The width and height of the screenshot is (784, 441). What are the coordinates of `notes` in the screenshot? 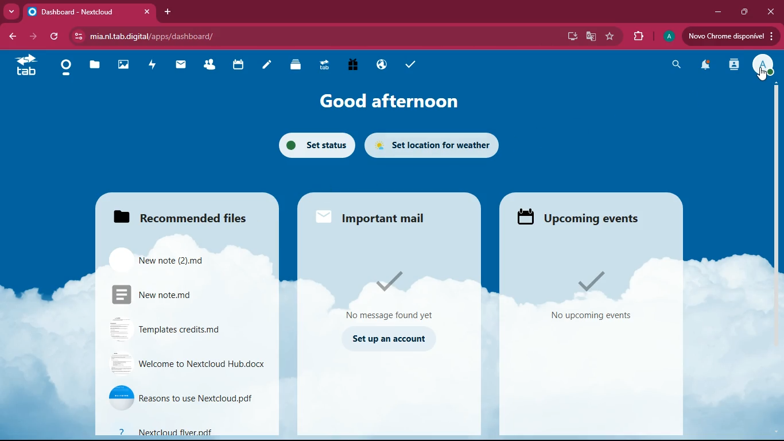 It's located at (263, 66).